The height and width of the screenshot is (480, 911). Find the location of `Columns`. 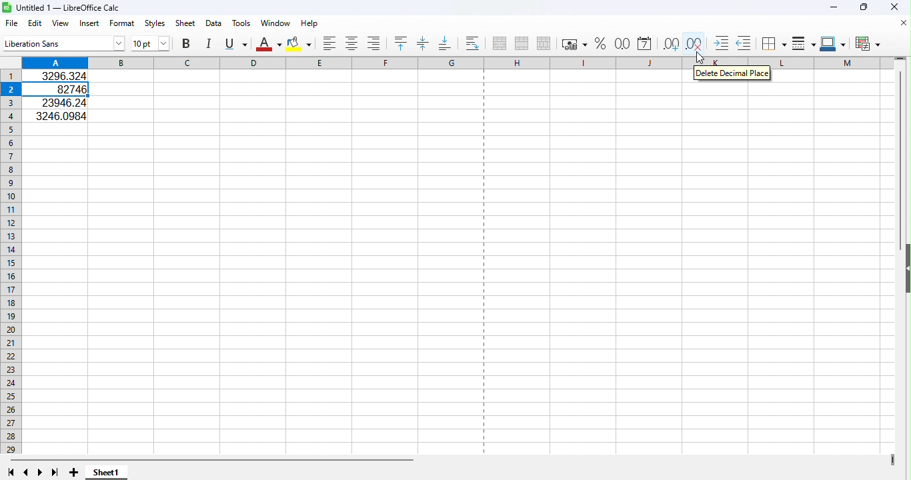

Columns is located at coordinates (338, 63).